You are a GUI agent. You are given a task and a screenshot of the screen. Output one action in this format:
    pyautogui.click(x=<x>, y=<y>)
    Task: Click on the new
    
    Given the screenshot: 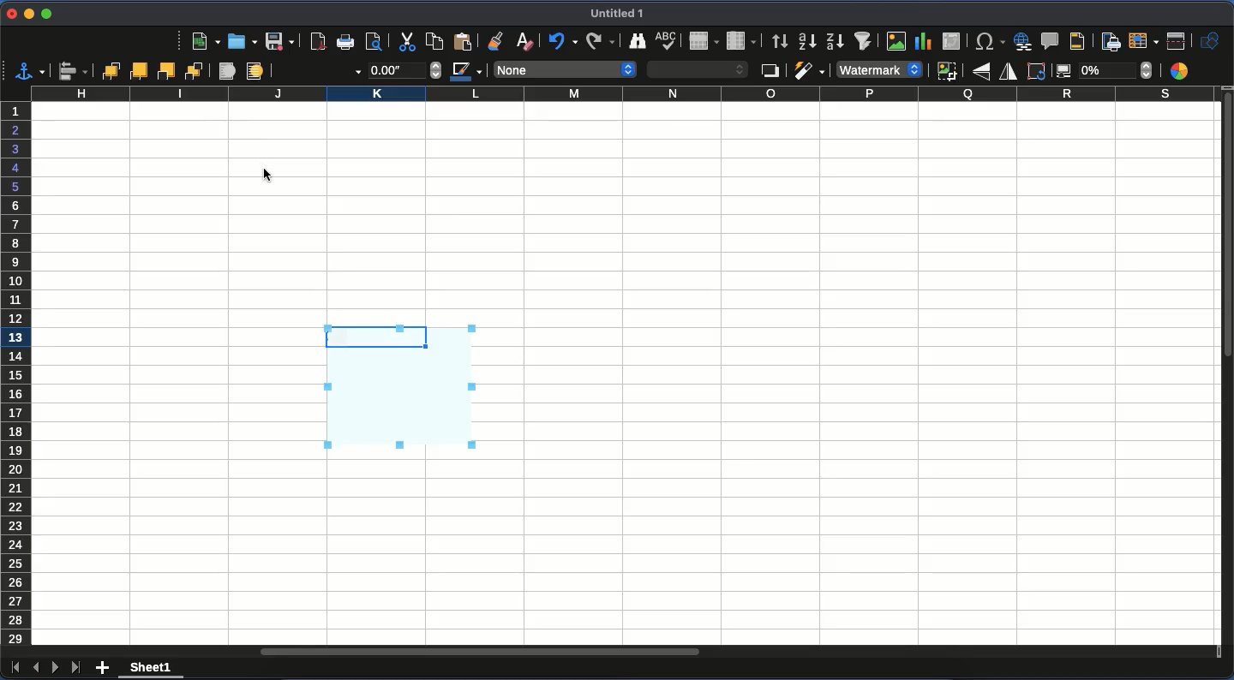 What is the action you would take?
    pyautogui.click(x=204, y=42)
    